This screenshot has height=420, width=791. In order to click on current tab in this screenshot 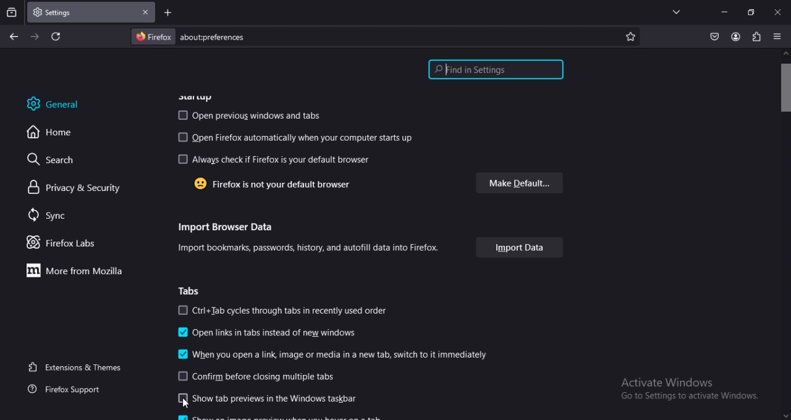, I will do `click(59, 13)`.